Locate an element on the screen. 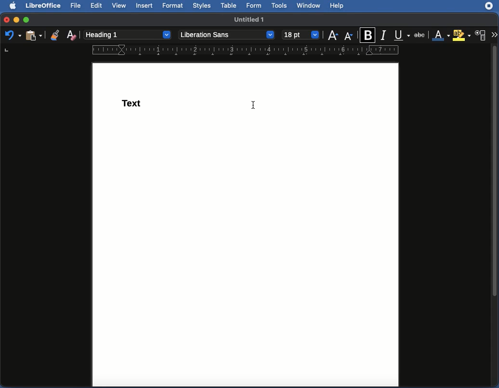  cursor is located at coordinates (253, 105).